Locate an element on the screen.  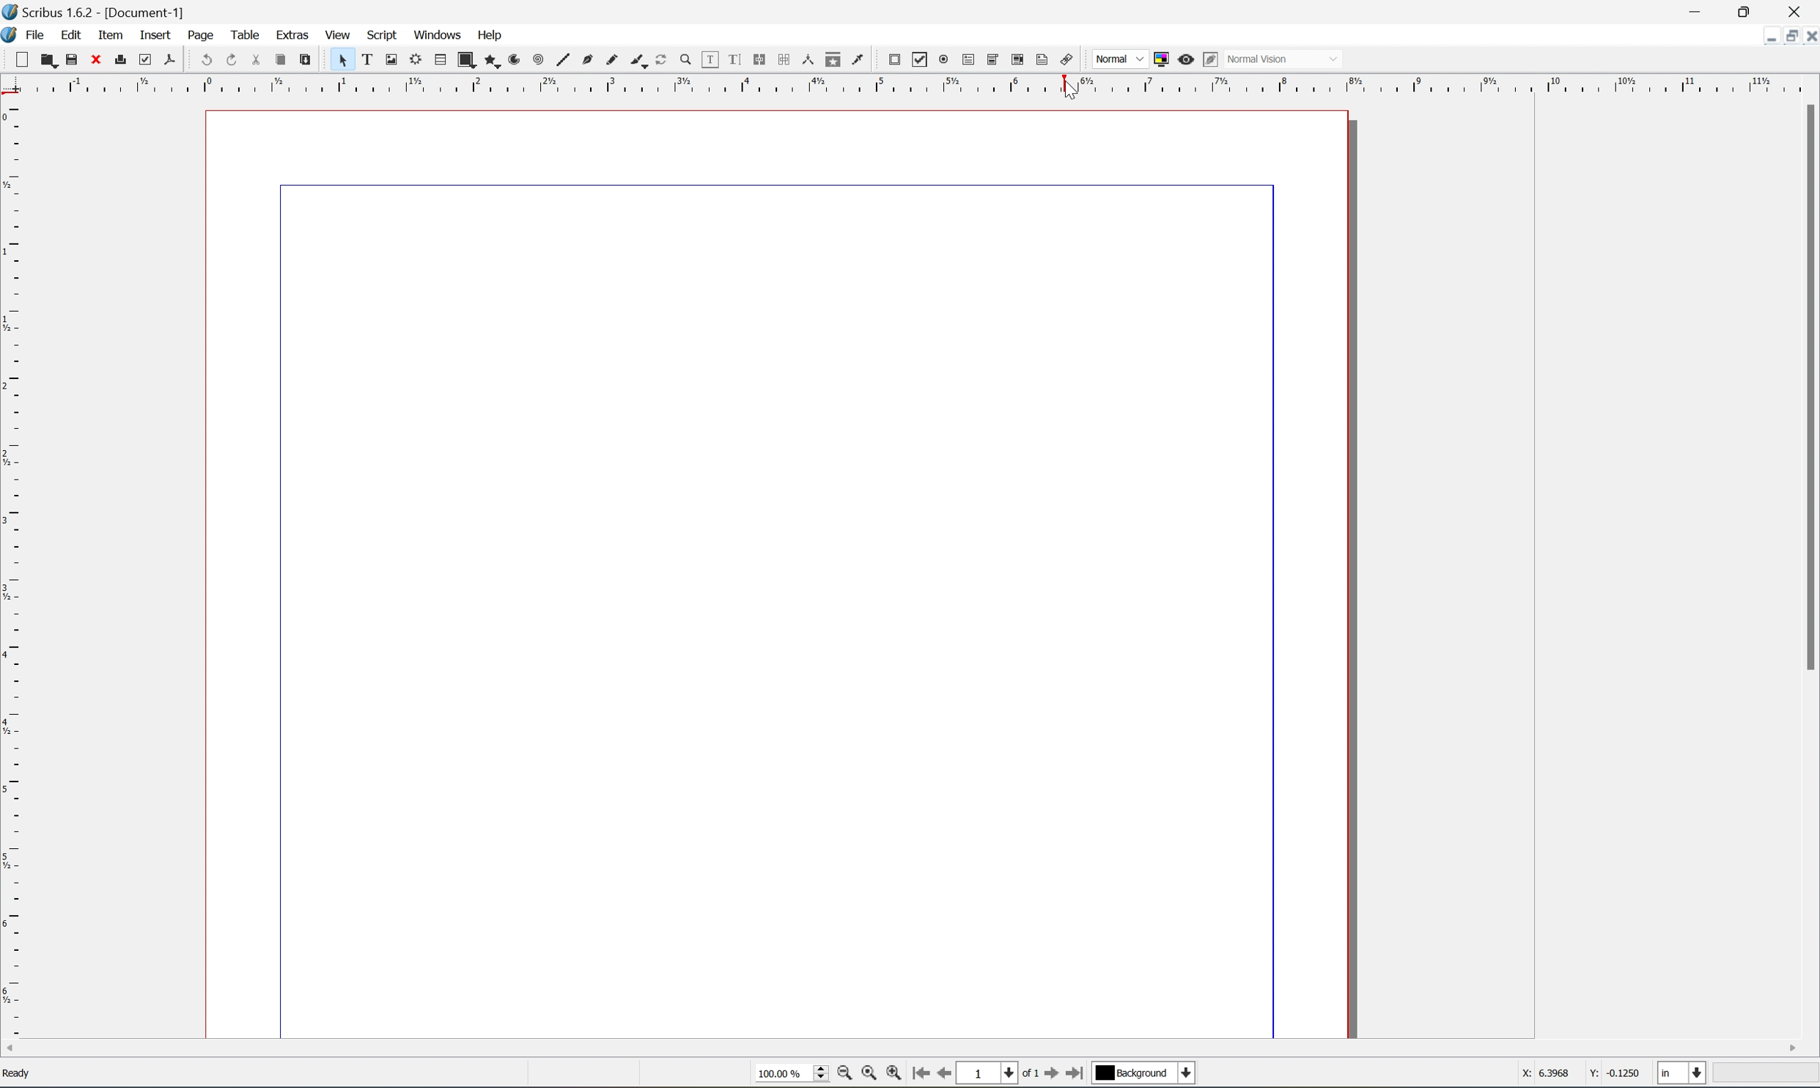
cursor is located at coordinates (1068, 95).